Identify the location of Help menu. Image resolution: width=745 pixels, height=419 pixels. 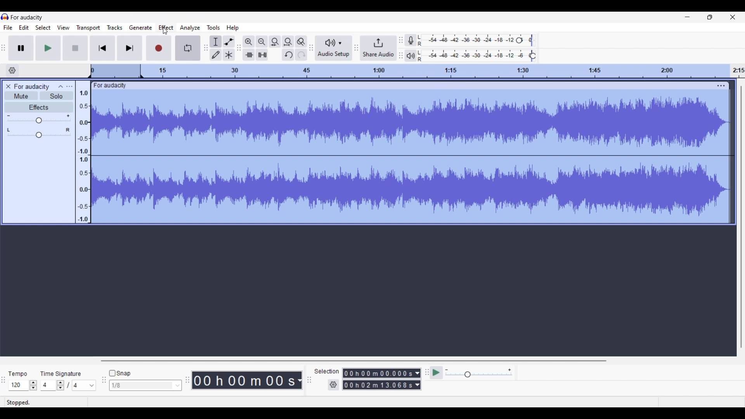
(232, 28).